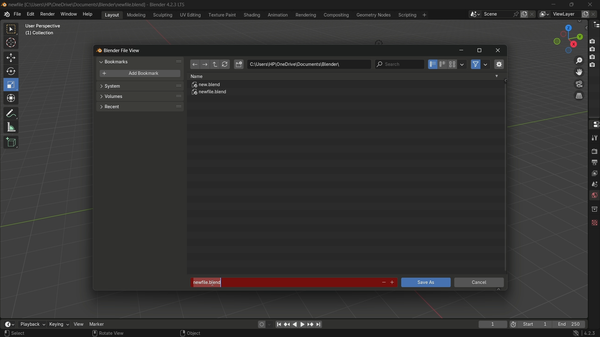  I want to click on sculpting menu, so click(161, 15).